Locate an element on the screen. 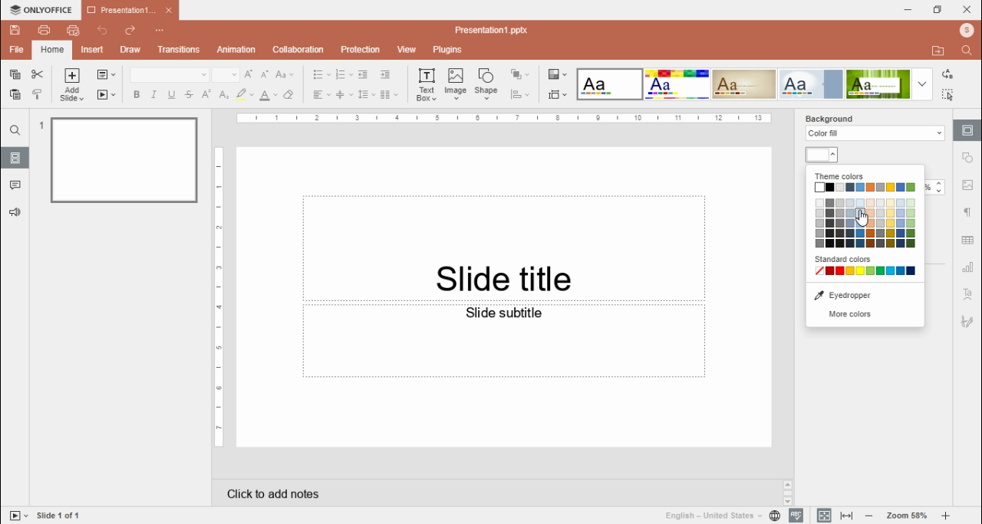 This screenshot has width=982, height=524. draw is located at coordinates (130, 50).